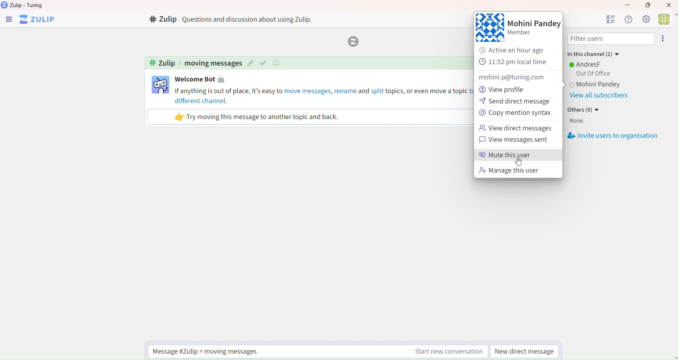 This screenshot has width=678, height=360. I want to click on manage this user, so click(509, 171).